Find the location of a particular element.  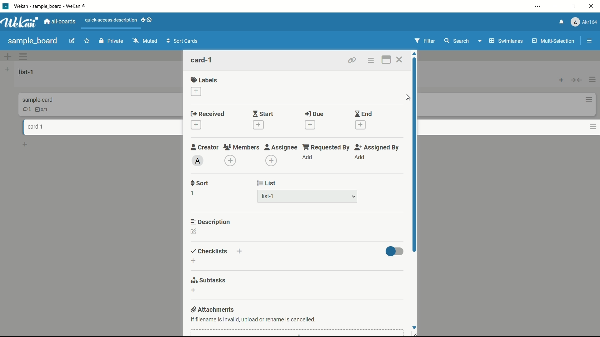

description is located at coordinates (209, 222).